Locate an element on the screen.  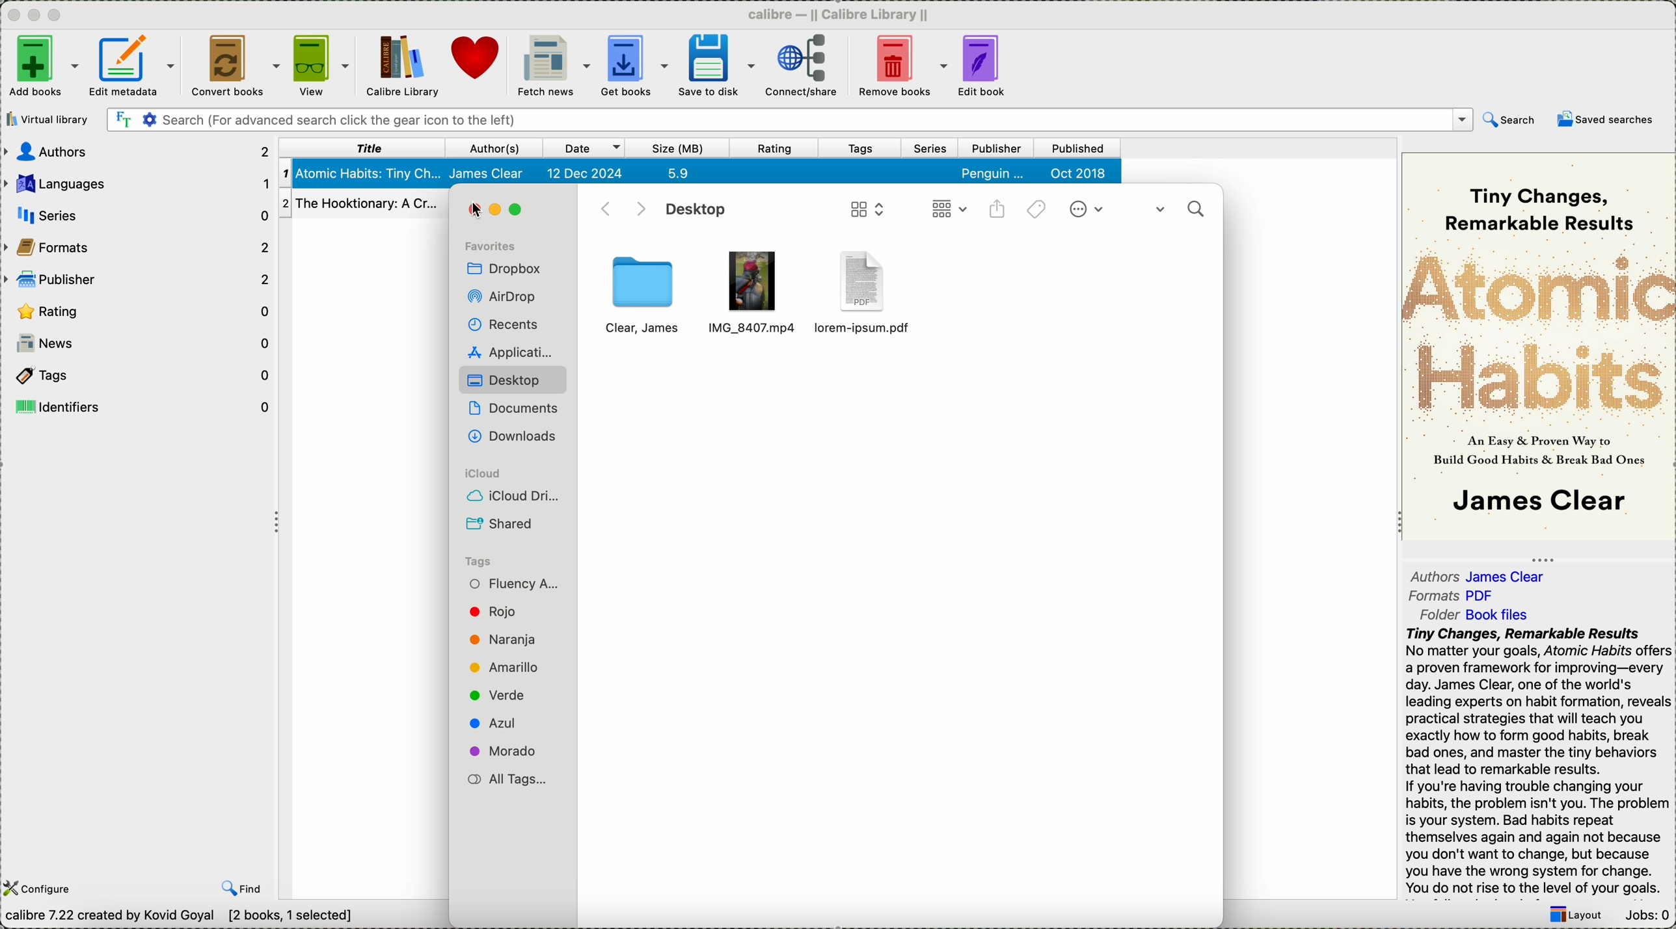
get books is located at coordinates (632, 66).